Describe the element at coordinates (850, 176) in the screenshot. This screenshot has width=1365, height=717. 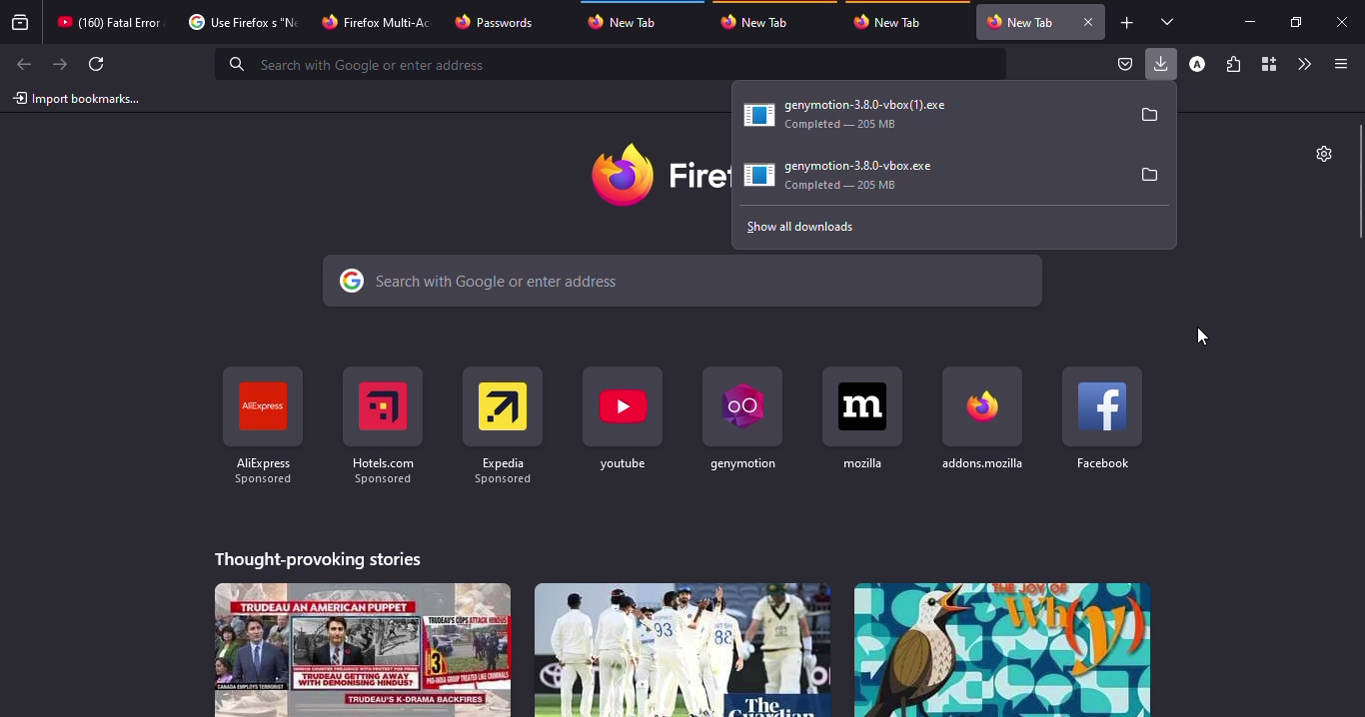
I see `download` at that location.